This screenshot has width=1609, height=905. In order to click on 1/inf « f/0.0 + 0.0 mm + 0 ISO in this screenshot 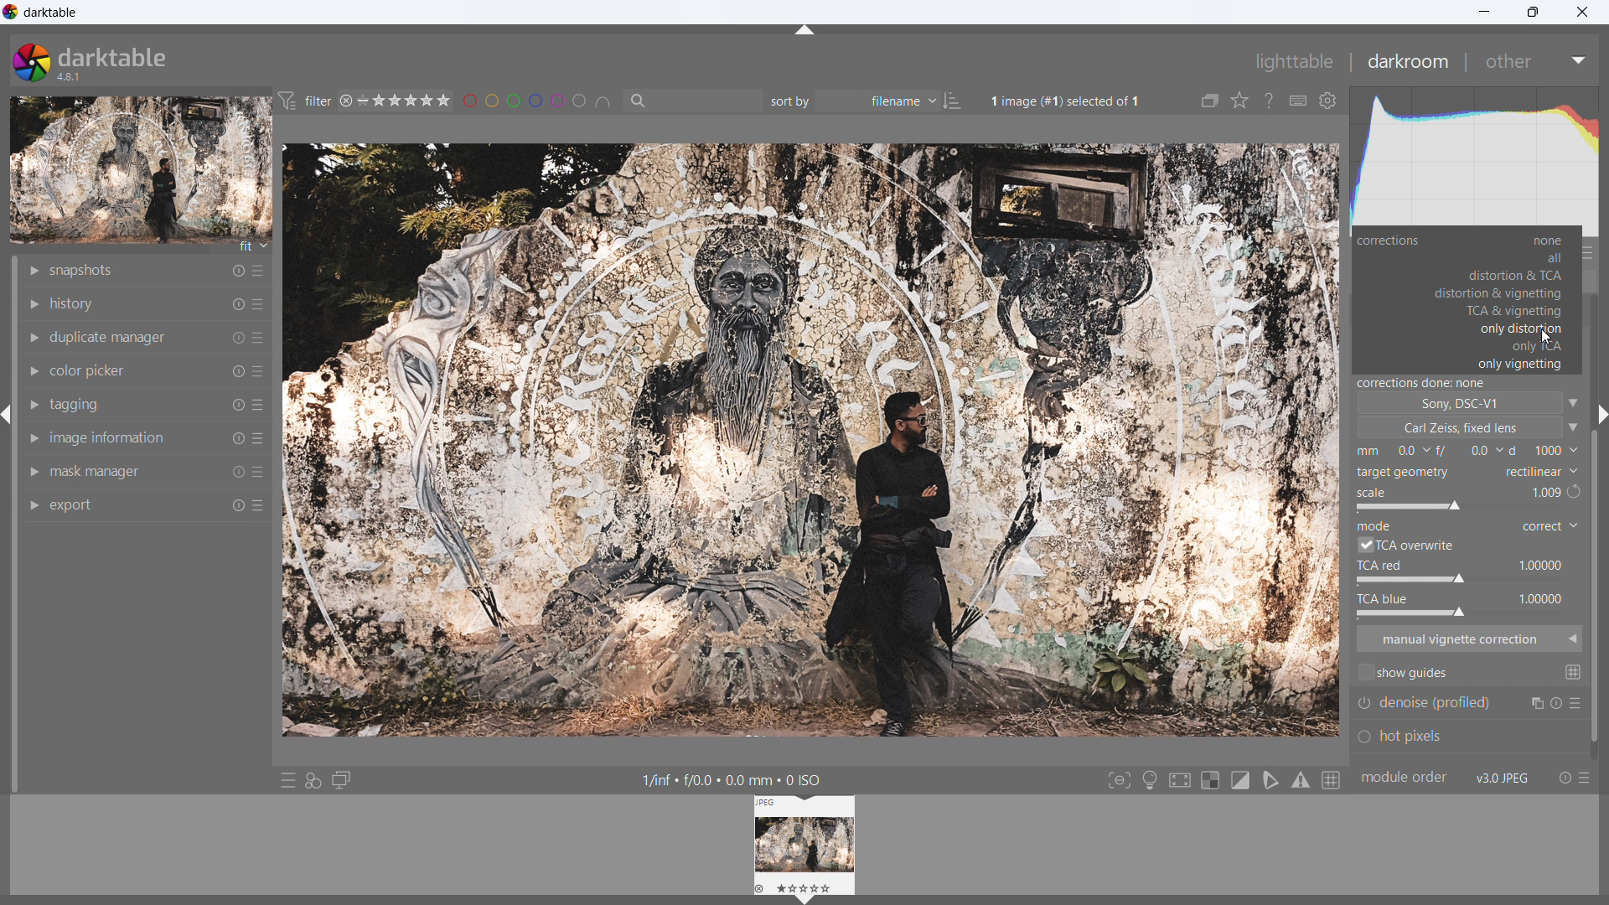, I will do `click(730, 778)`.